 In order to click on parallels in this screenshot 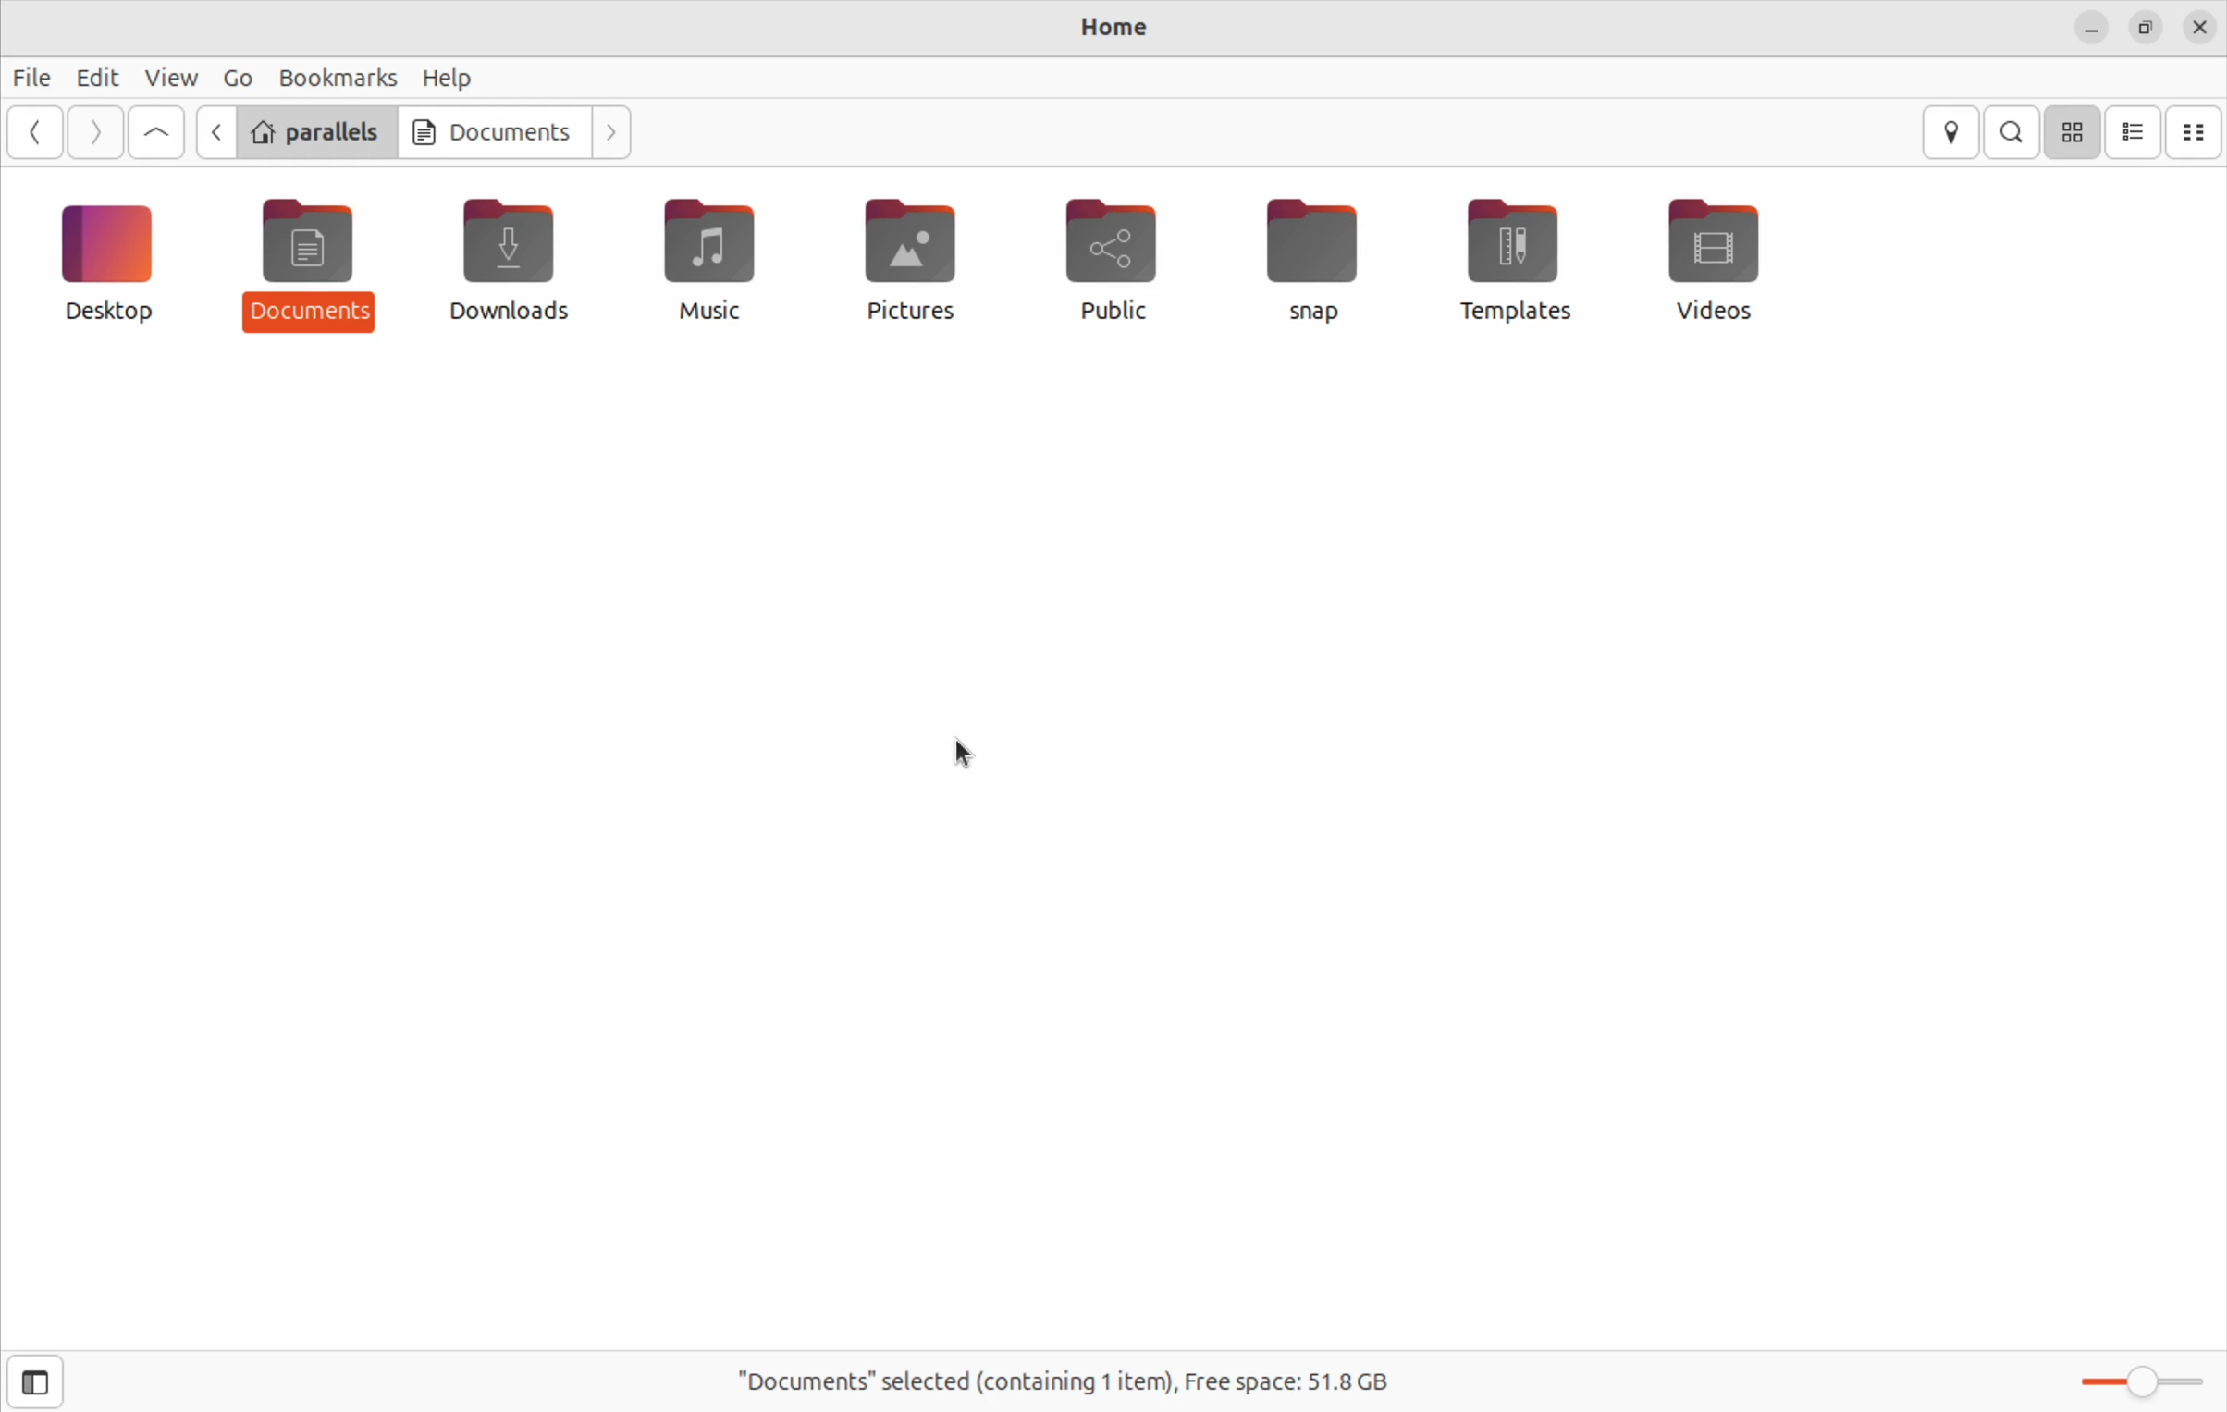, I will do `click(313, 130)`.